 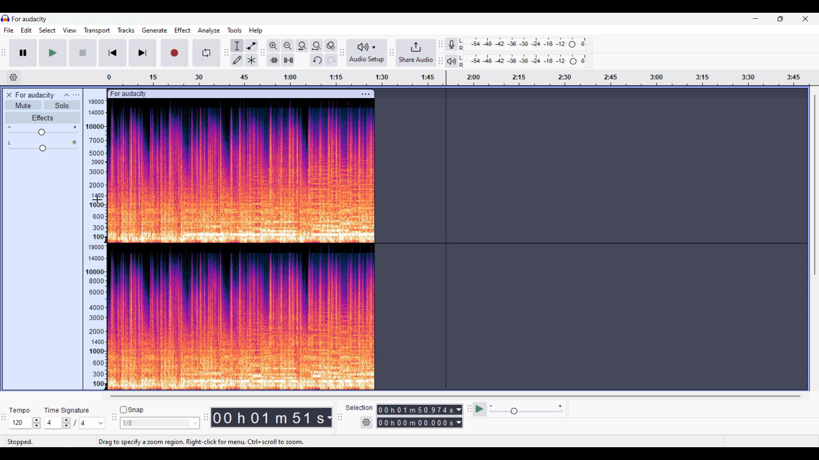 What do you see at coordinates (154, 30) in the screenshot?
I see `Generate menu` at bounding box center [154, 30].